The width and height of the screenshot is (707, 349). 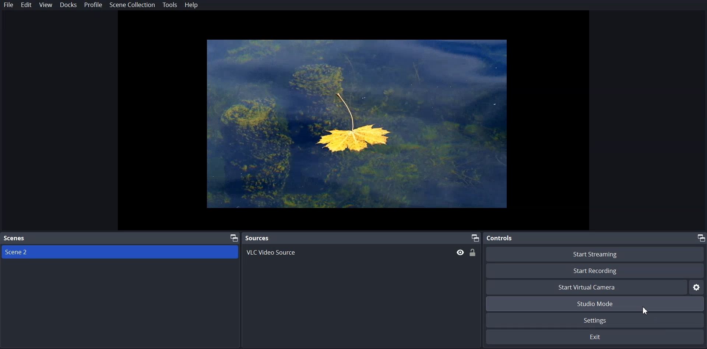 What do you see at coordinates (474, 252) in the screenshot?
I see `Lock` at bounding box center [474, 252].